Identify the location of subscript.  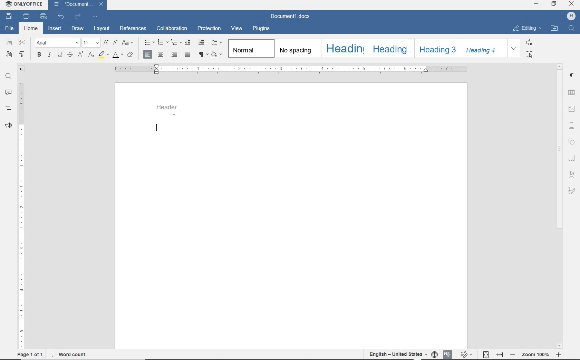
(92, 56).